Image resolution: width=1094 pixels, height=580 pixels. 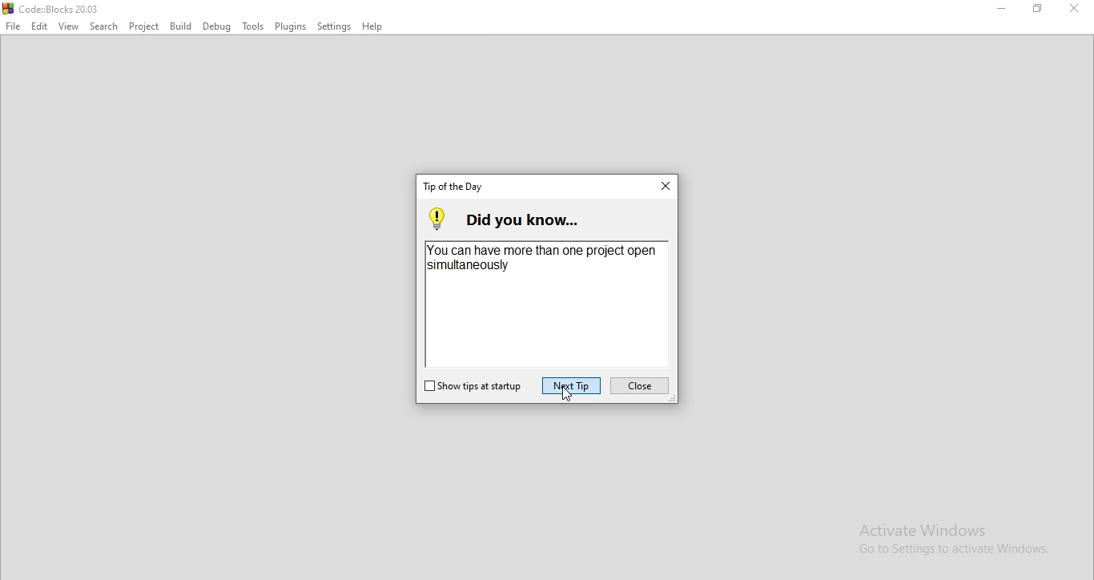 I want to click on Project , so click(x=143, y=26).